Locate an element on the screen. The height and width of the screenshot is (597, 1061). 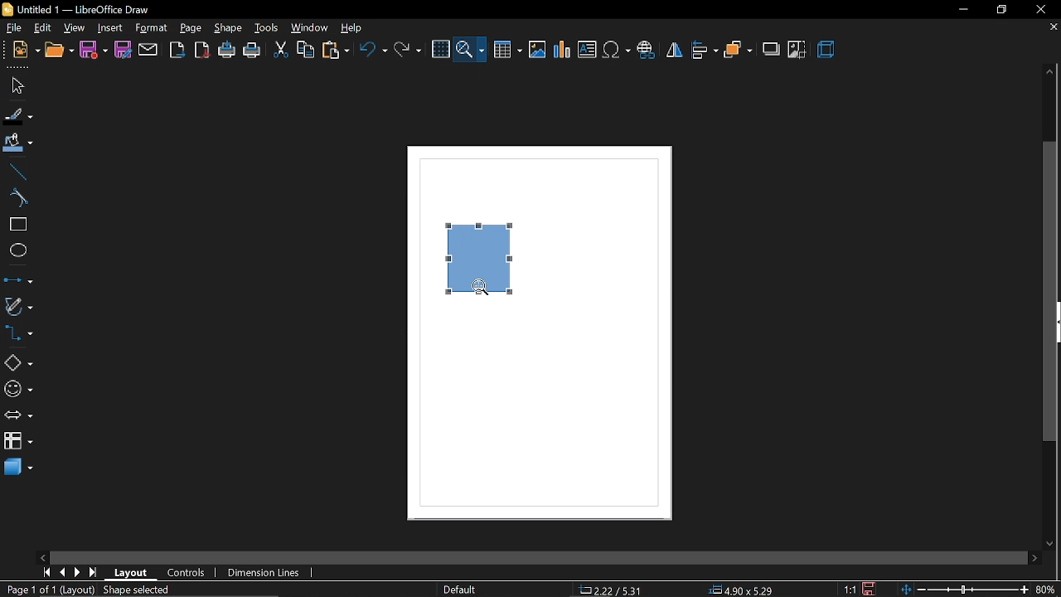
copy is located at coordinates (304, 51).